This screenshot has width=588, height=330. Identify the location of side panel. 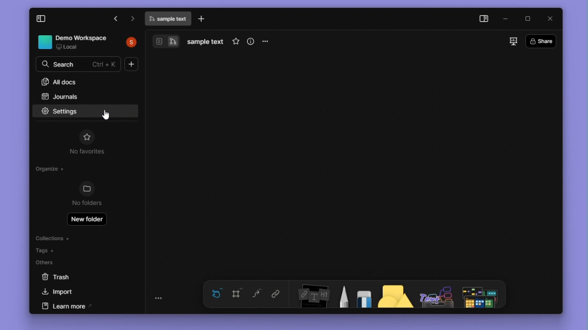
(486, 18).